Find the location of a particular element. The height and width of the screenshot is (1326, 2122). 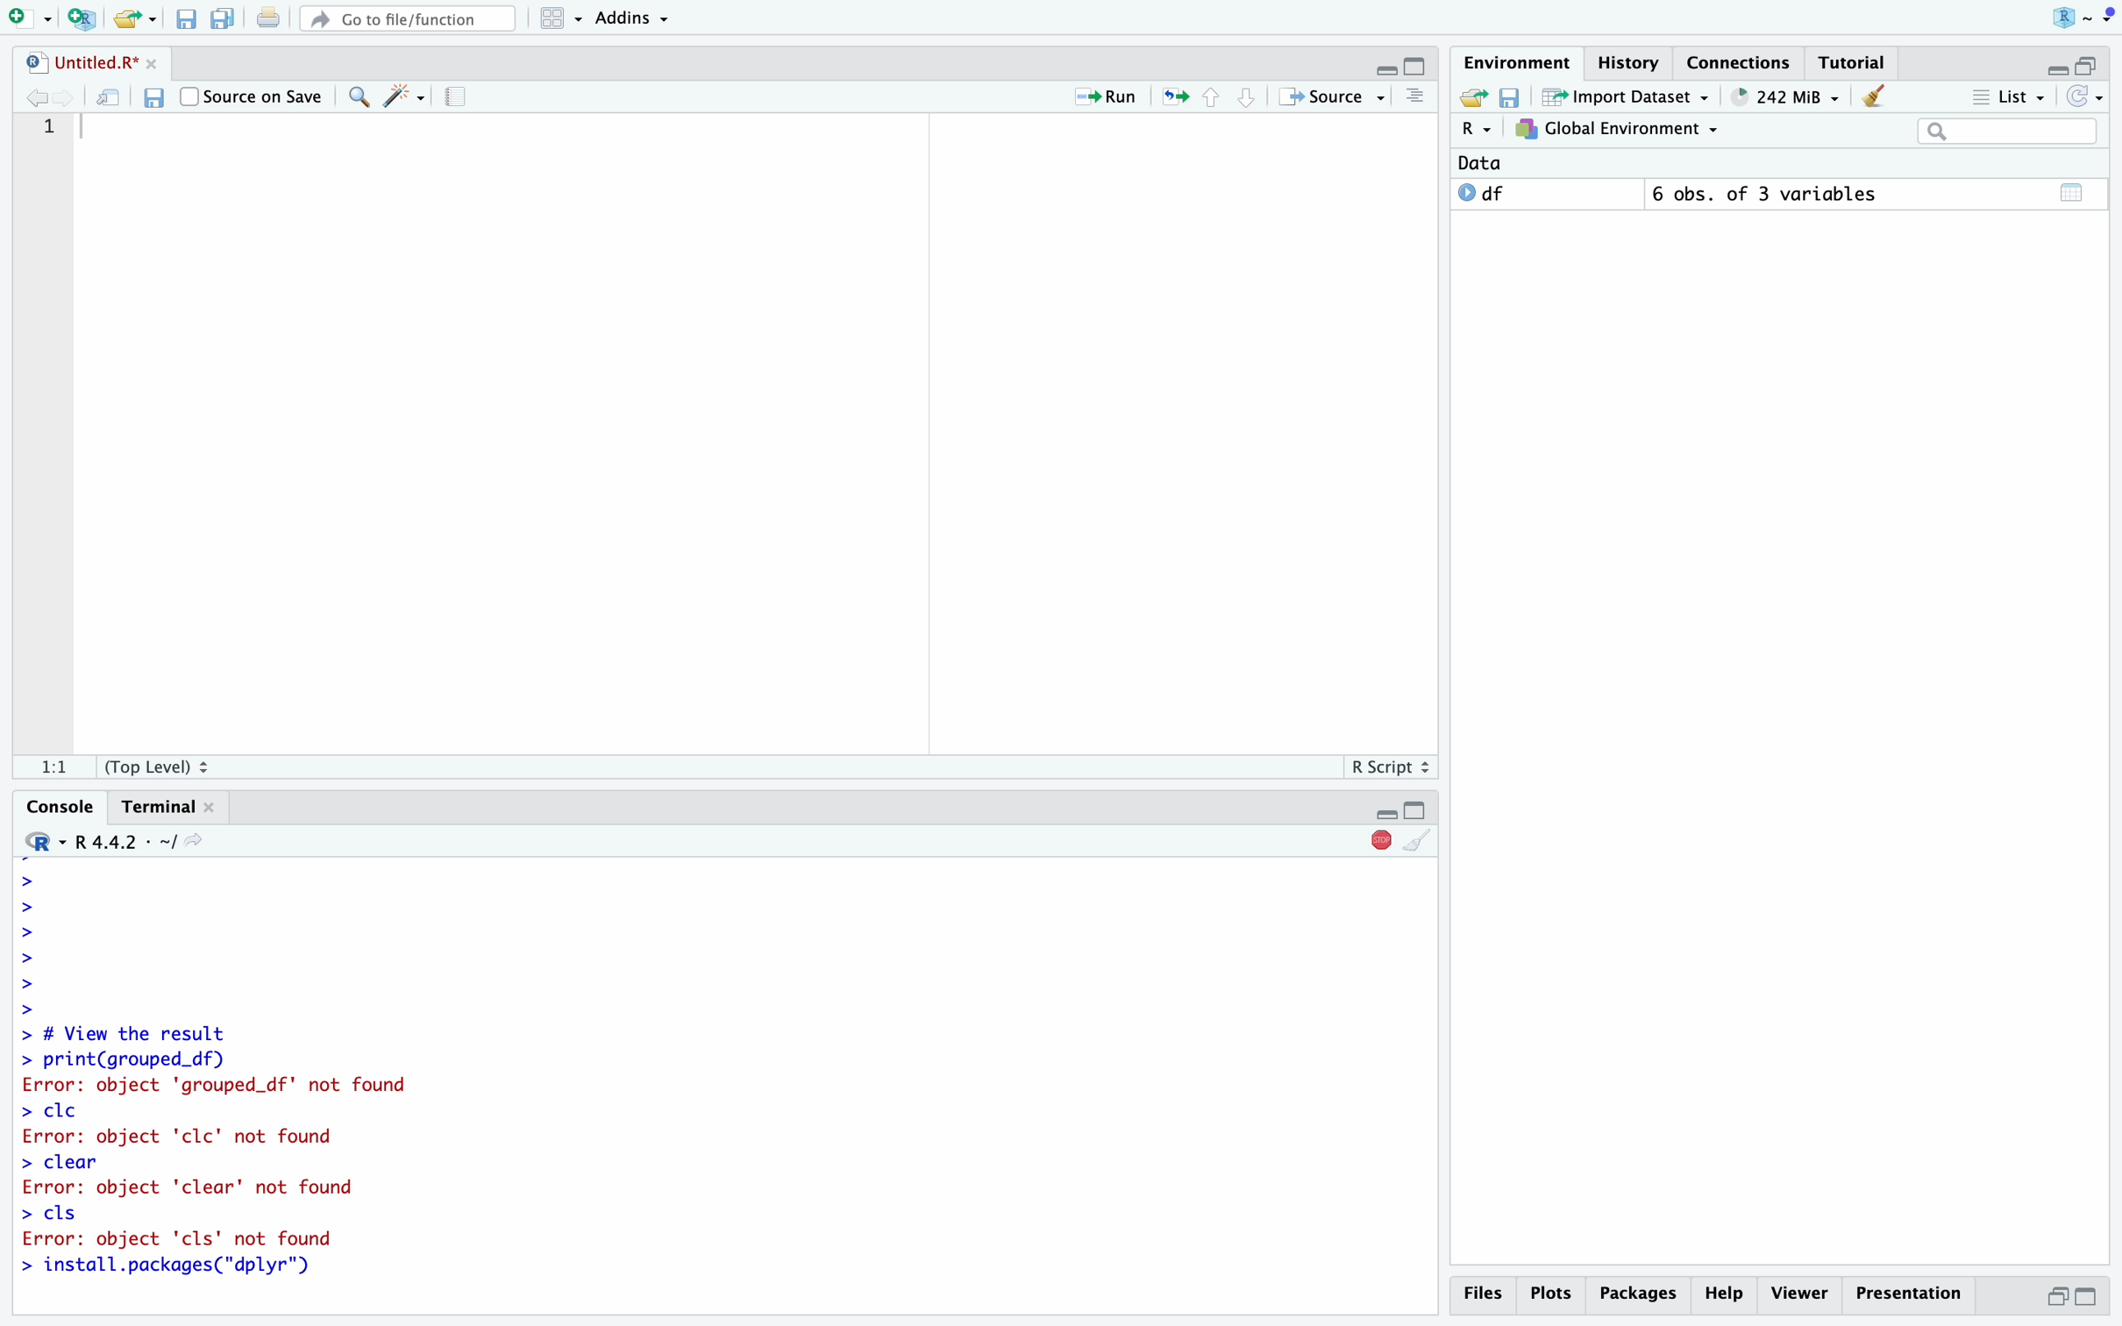

Addins is located at coordinates (631, 17).